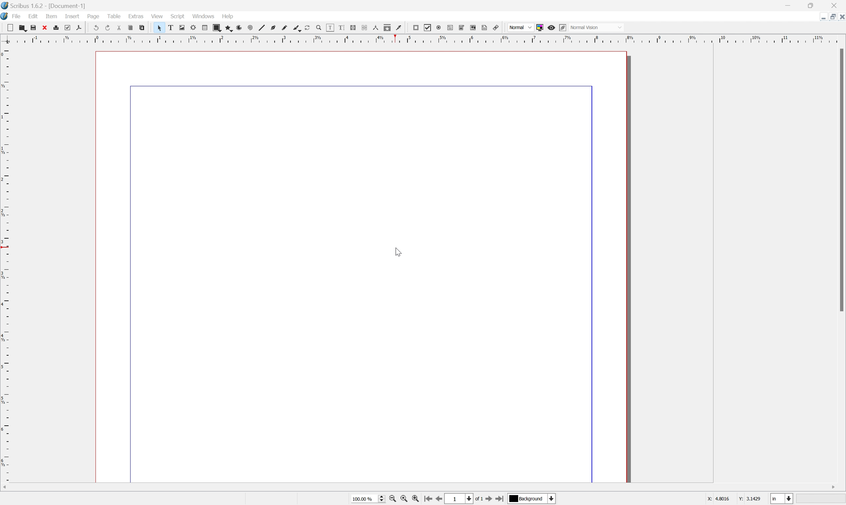  I want to click on go to first page, so click(428, 499).